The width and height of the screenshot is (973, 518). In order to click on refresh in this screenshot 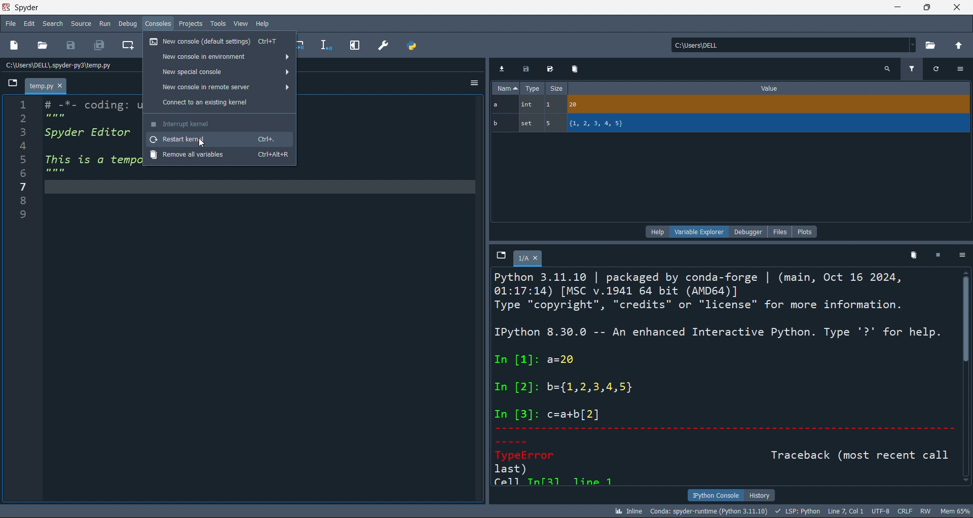, I will do `click(934, 69)`.